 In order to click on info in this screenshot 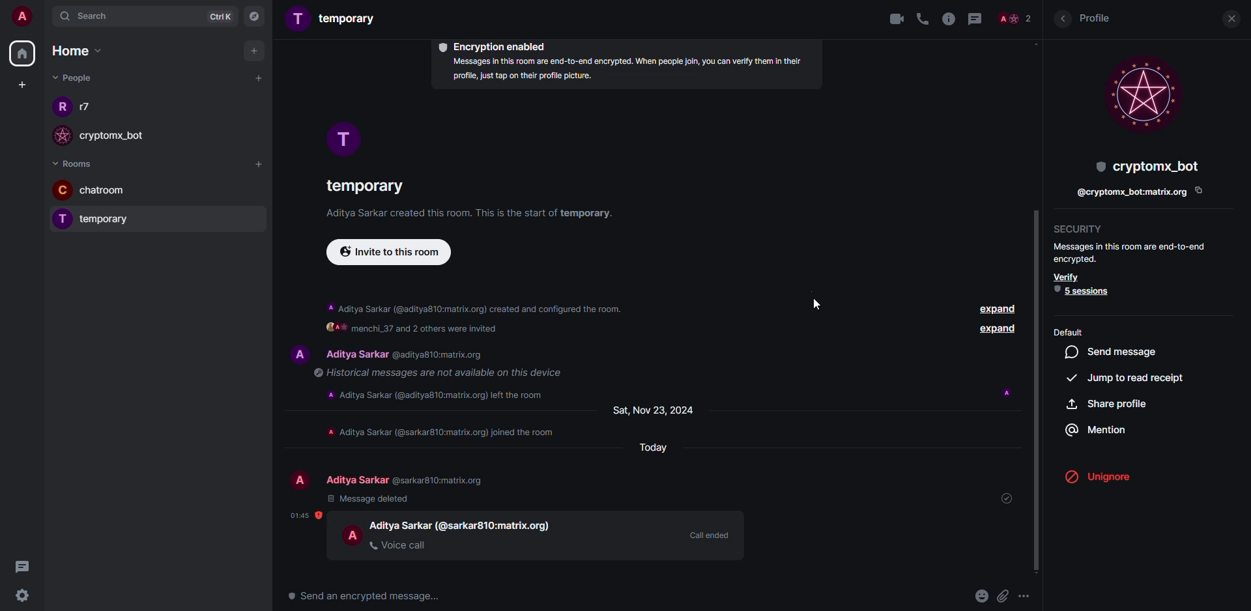, I will do `click(949, 20)`.